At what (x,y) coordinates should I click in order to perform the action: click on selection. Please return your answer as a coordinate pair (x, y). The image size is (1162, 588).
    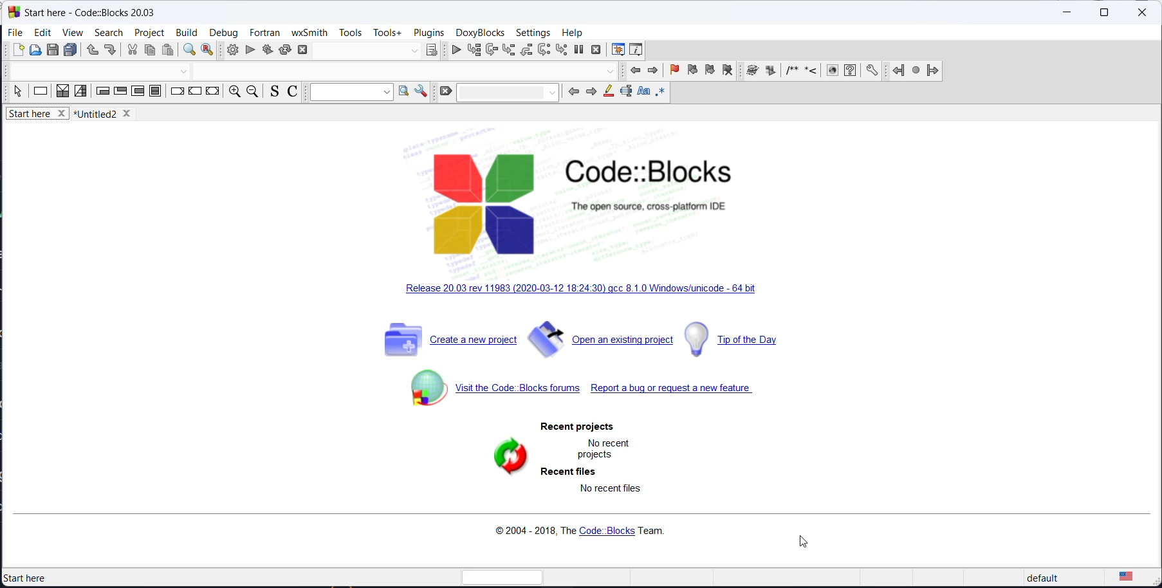
    Looking at the image, I should click on (81, 92).